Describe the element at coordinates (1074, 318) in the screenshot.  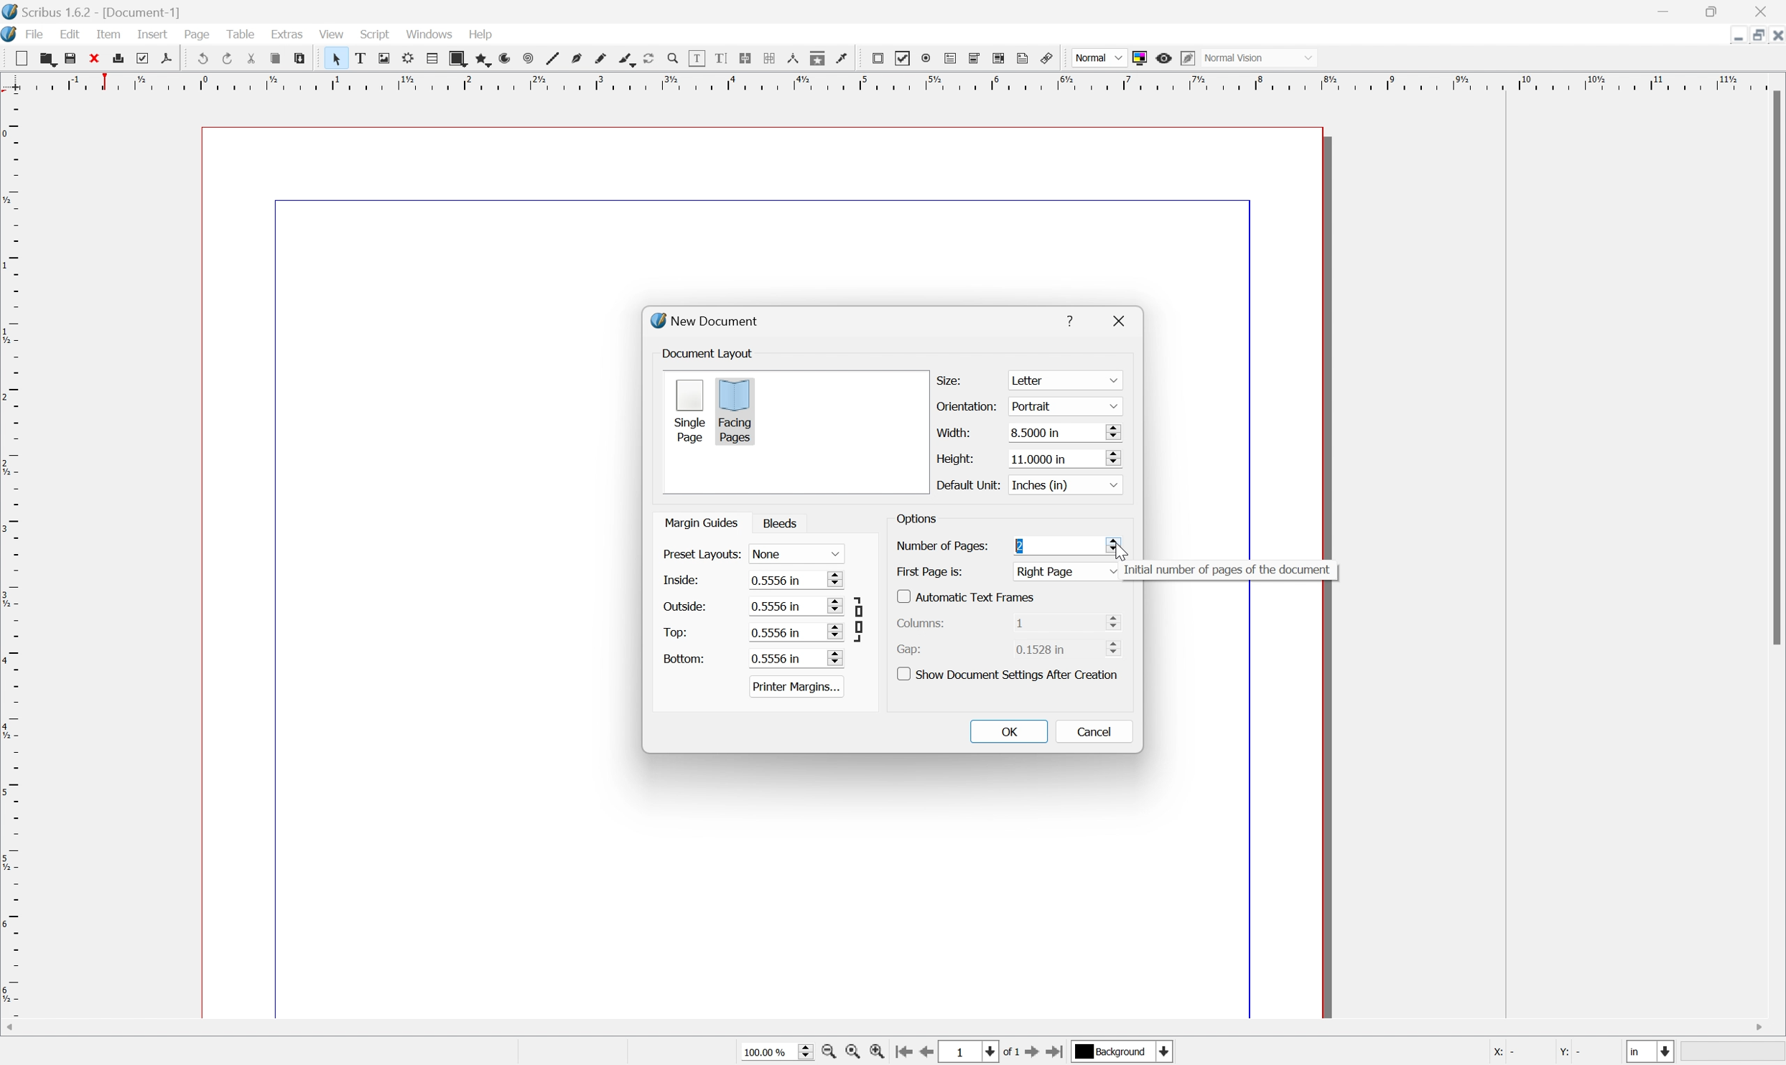
I see `help` at that location.